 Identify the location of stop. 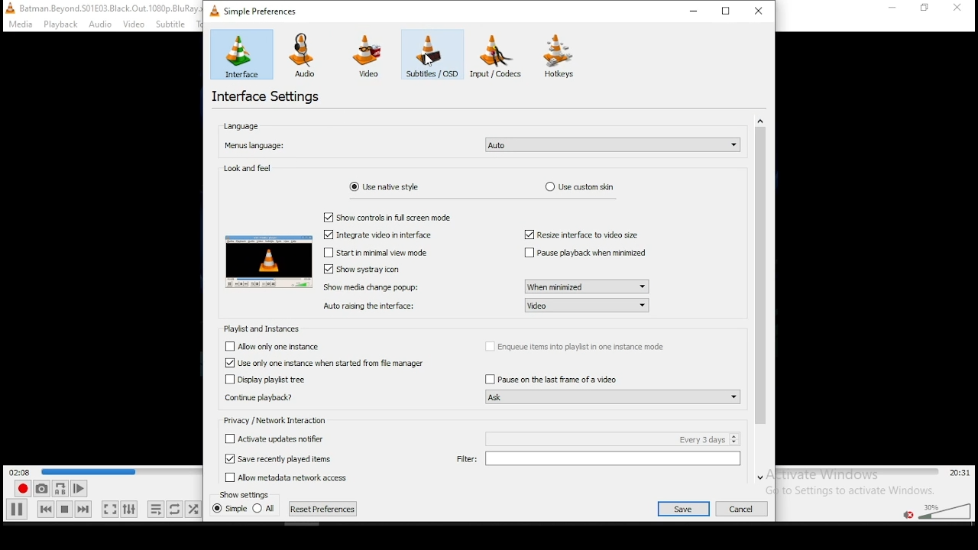
(64, 509).